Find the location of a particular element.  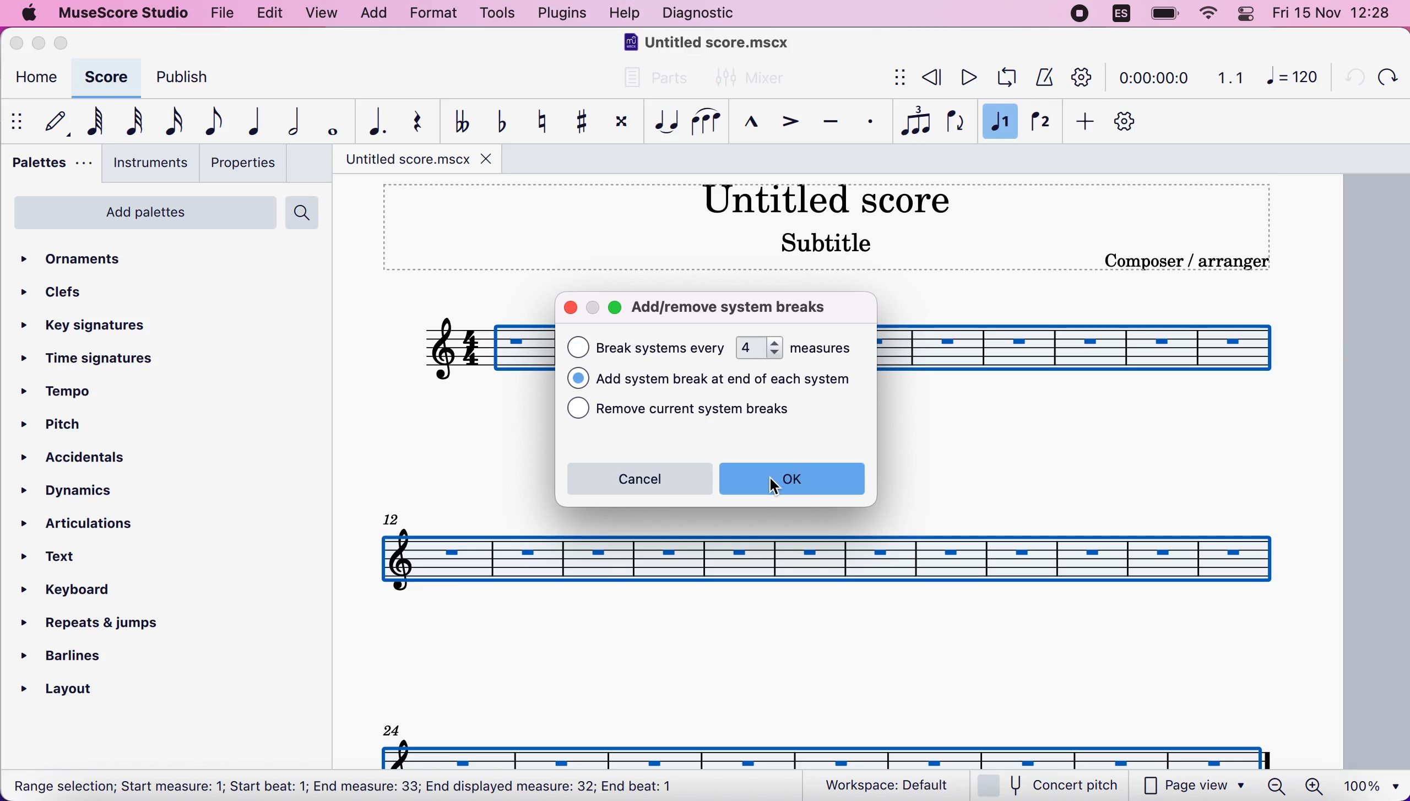

show/hide is located at coordinates (897, 78).